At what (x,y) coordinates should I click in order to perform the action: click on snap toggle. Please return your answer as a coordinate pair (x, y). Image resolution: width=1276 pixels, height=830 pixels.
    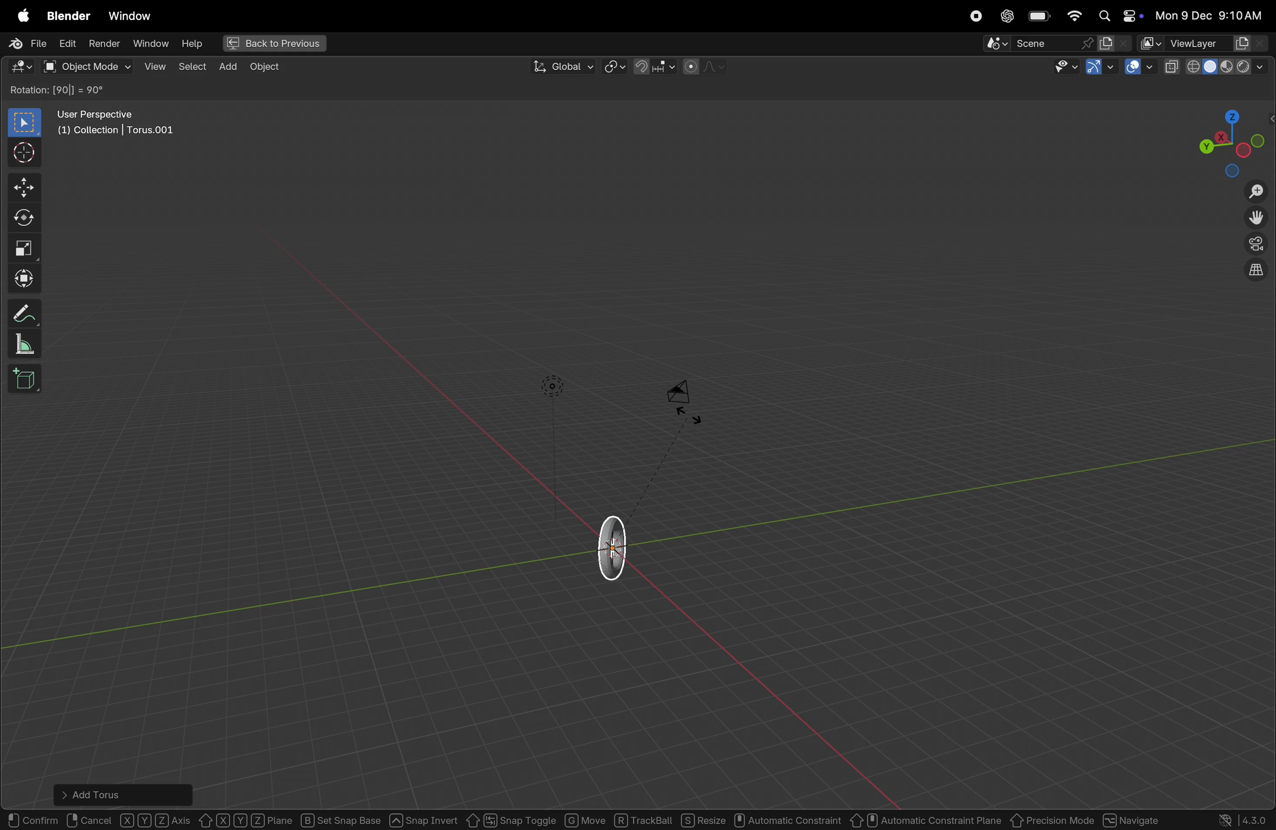
    Looking at the image, I should click on (510, 819).